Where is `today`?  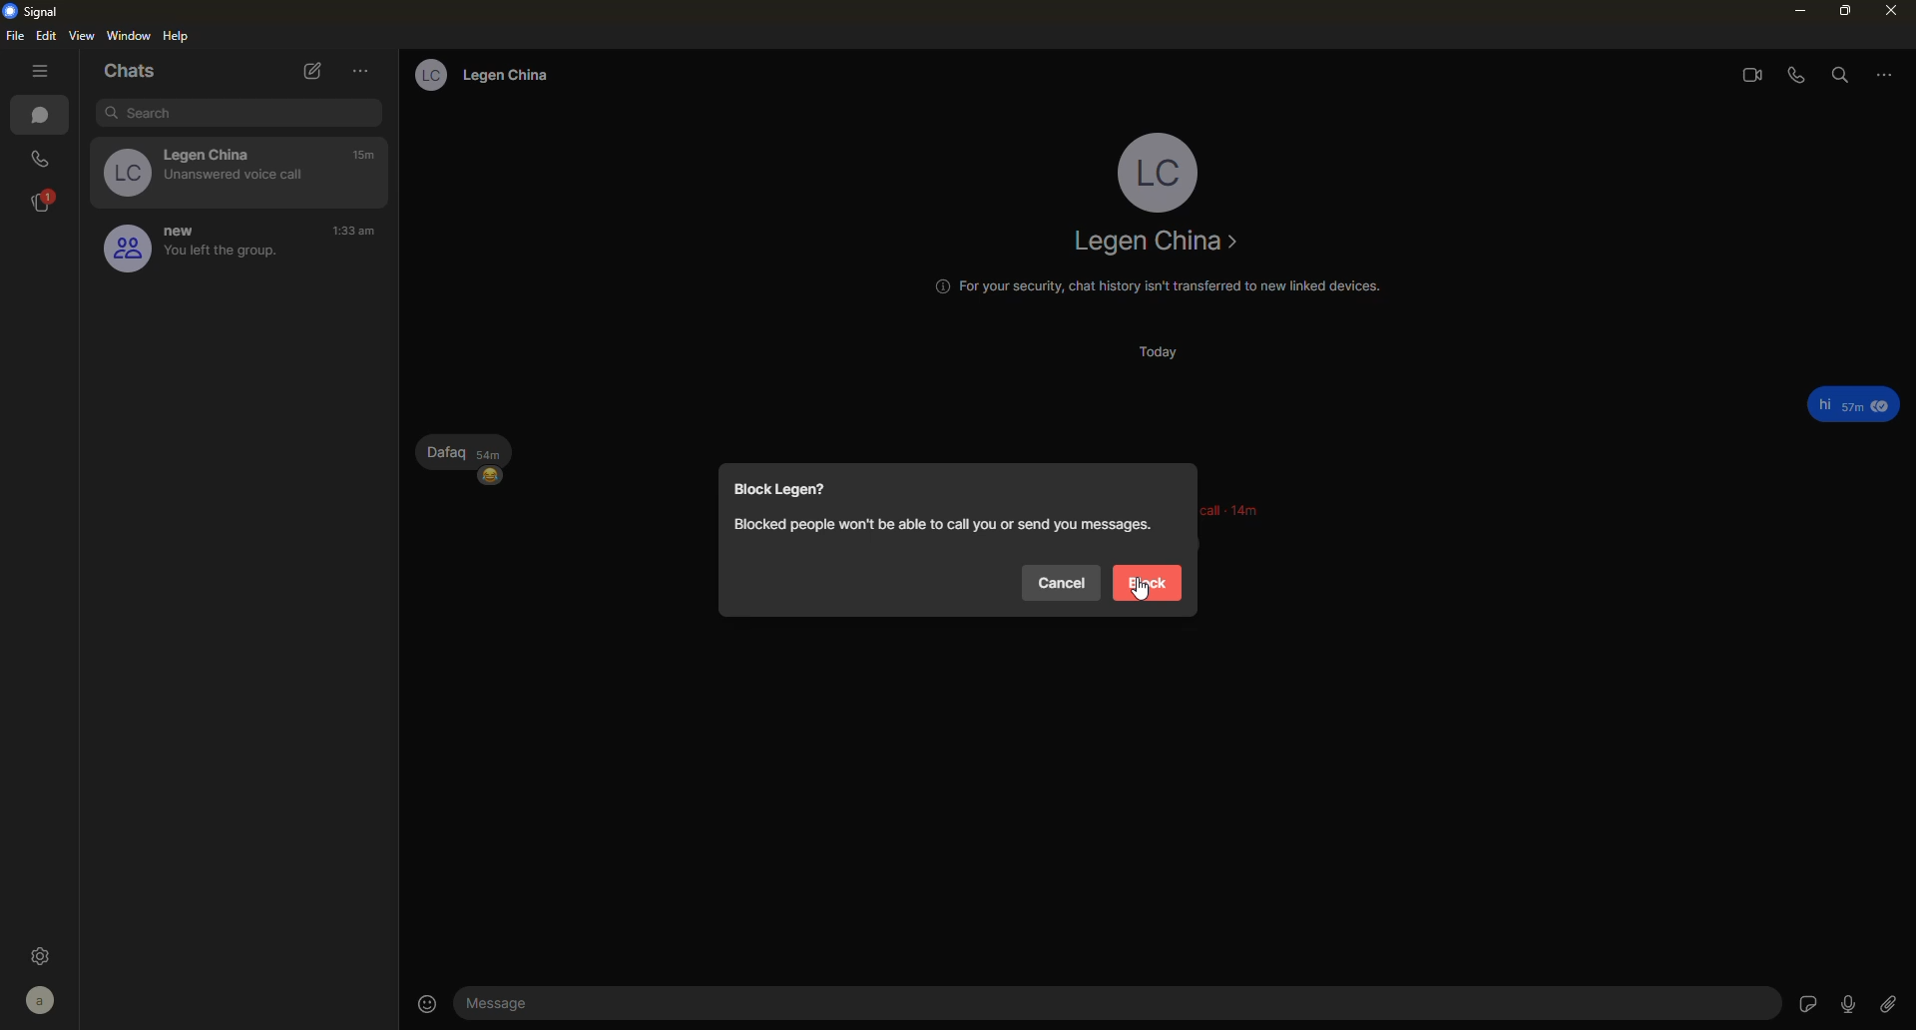 today is located at coordinates (1170, 356).